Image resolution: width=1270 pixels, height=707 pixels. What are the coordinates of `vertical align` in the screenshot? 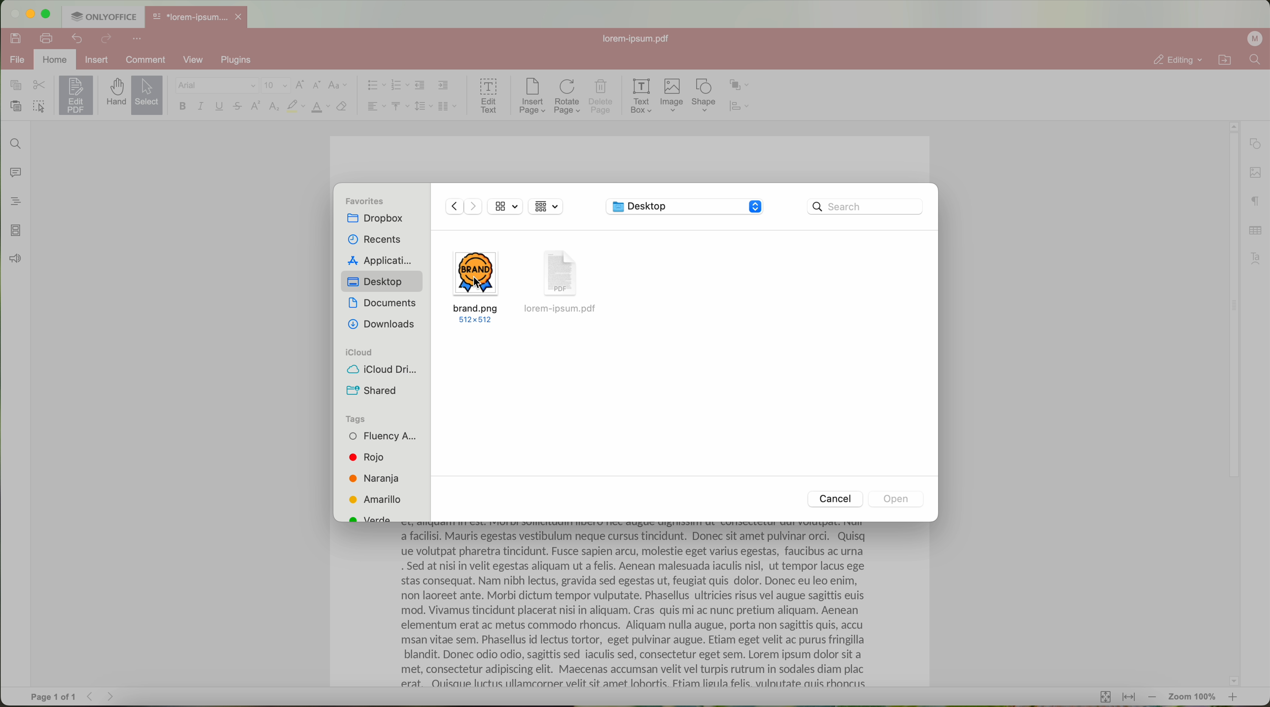 It's located at (400, 106).